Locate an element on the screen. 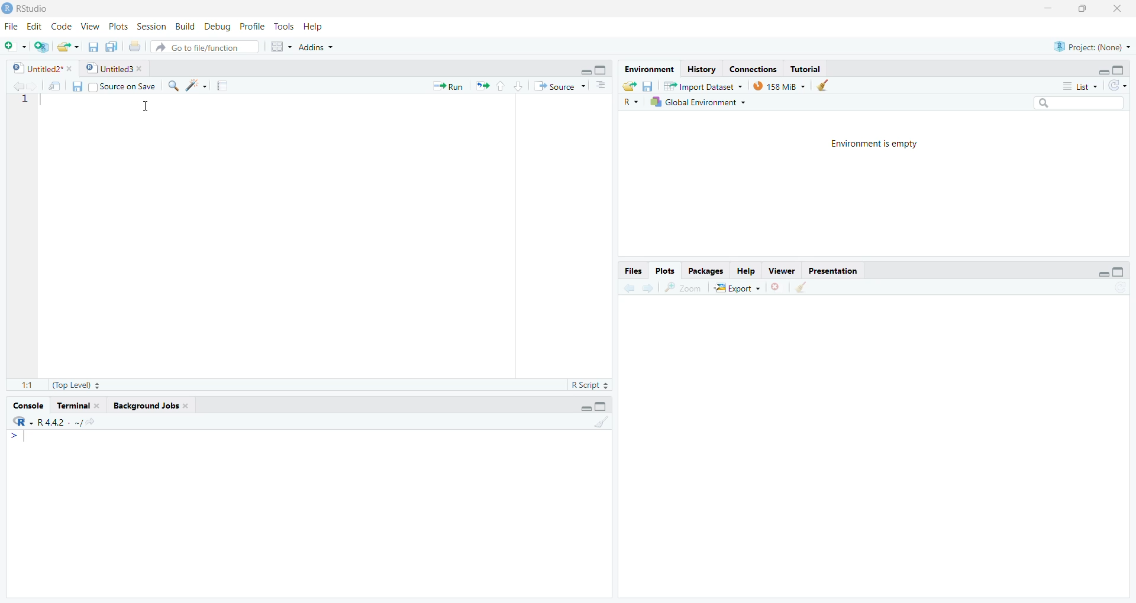 Image resolution: width=1136 pixels, height=603 pixels. + Source is located at coordinates (559, 86).